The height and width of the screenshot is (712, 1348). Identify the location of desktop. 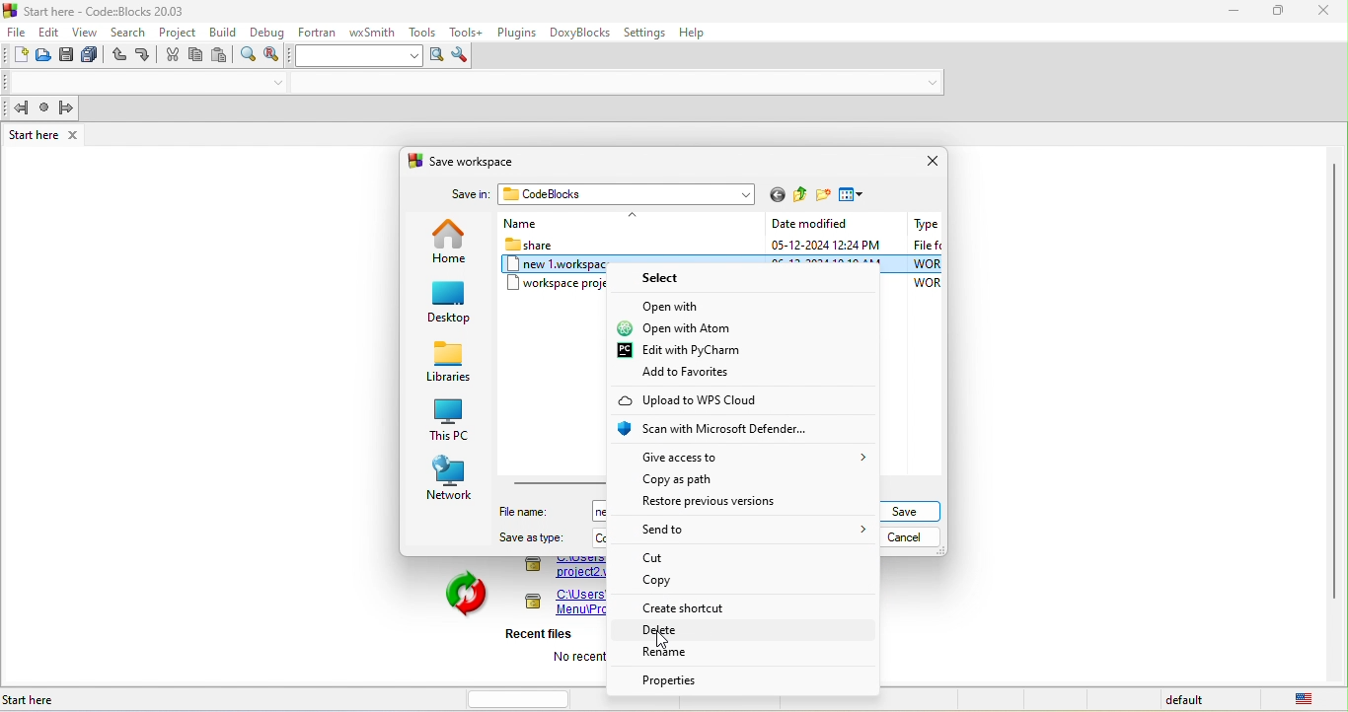
(451, 305).